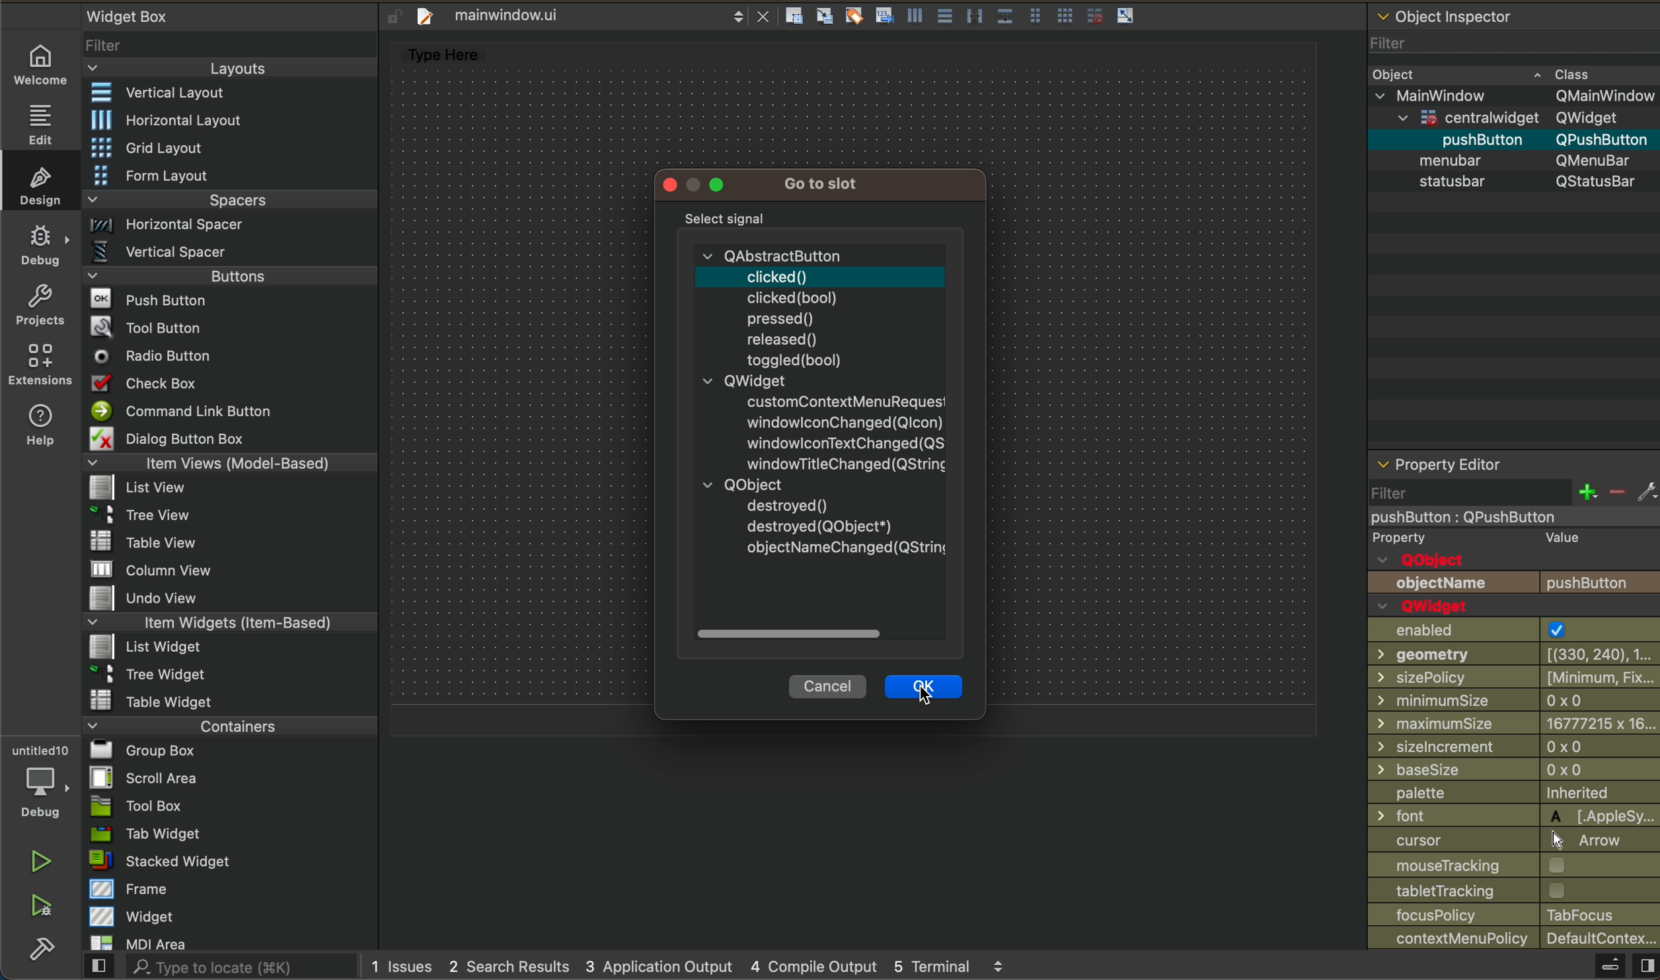 This screenshot has width=1660, height=980. I want to click on tree view, so click(230, 516).